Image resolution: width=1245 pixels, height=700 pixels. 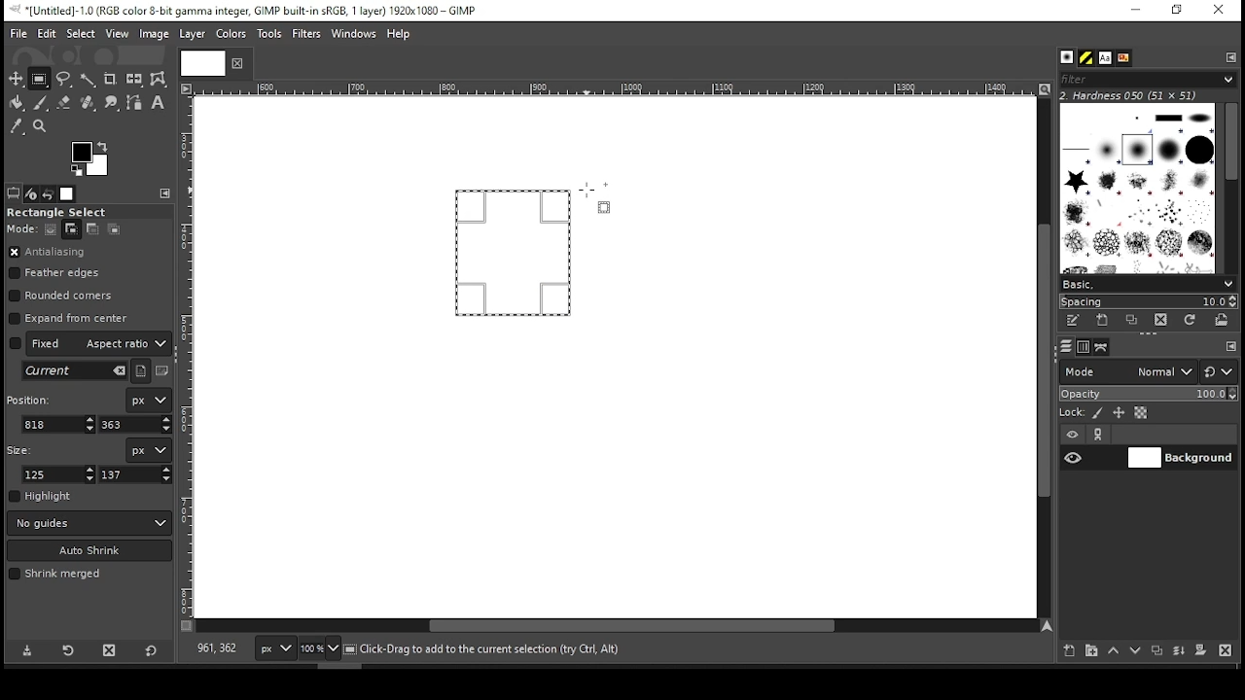 I want to click on free selection tool, so click(x=66, y=80).